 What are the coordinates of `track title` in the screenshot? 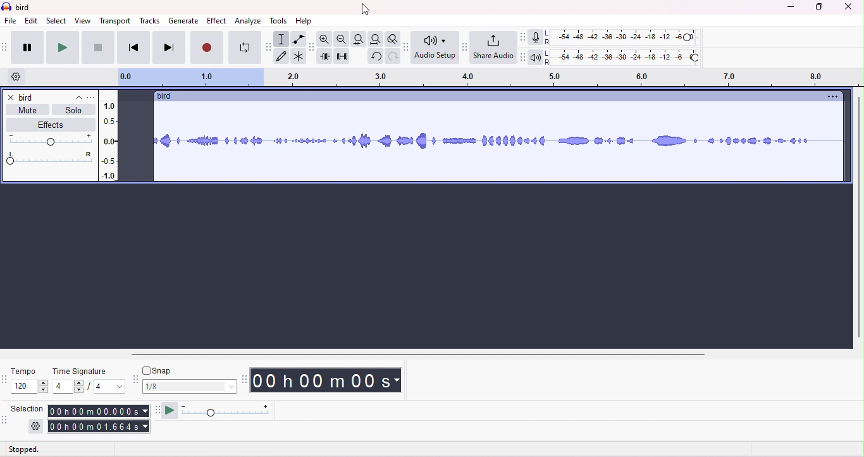 It's located at (164, 97).